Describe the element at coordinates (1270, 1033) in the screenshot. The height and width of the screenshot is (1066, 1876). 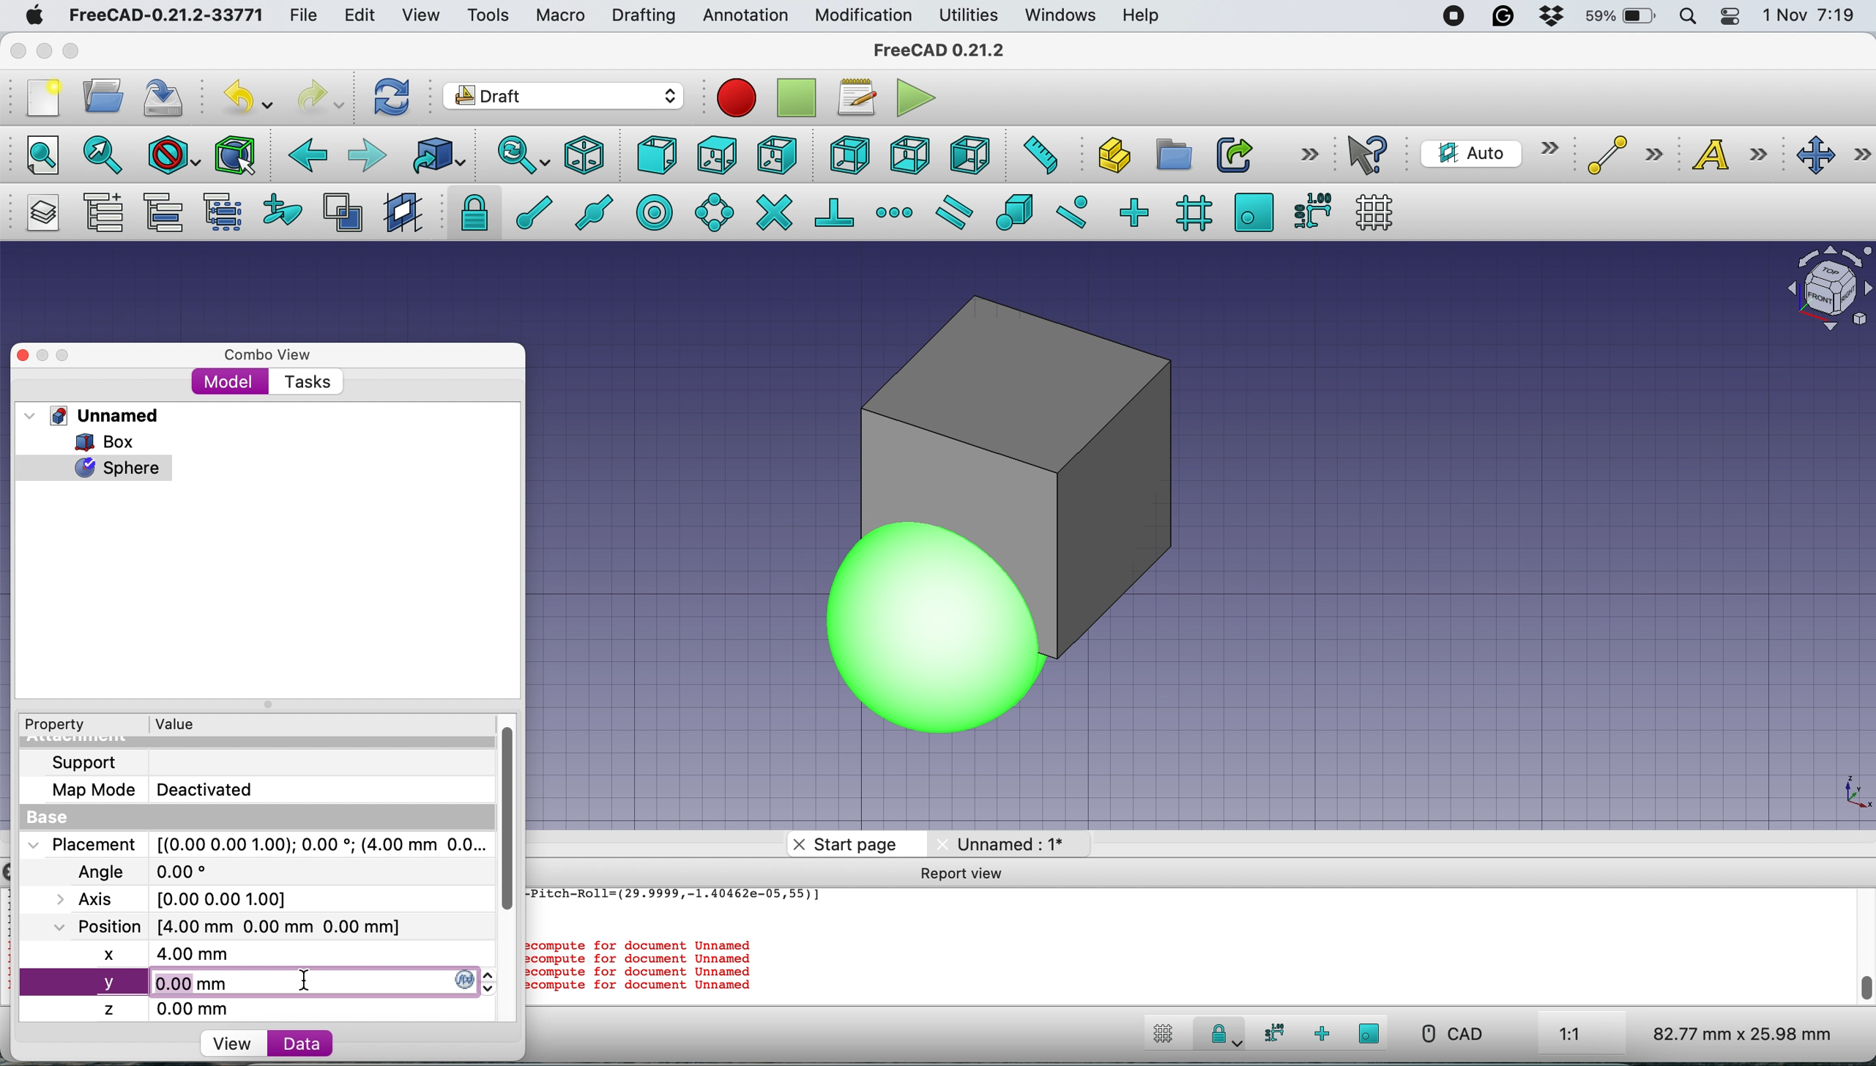
I see `snap dimensions` at that location.